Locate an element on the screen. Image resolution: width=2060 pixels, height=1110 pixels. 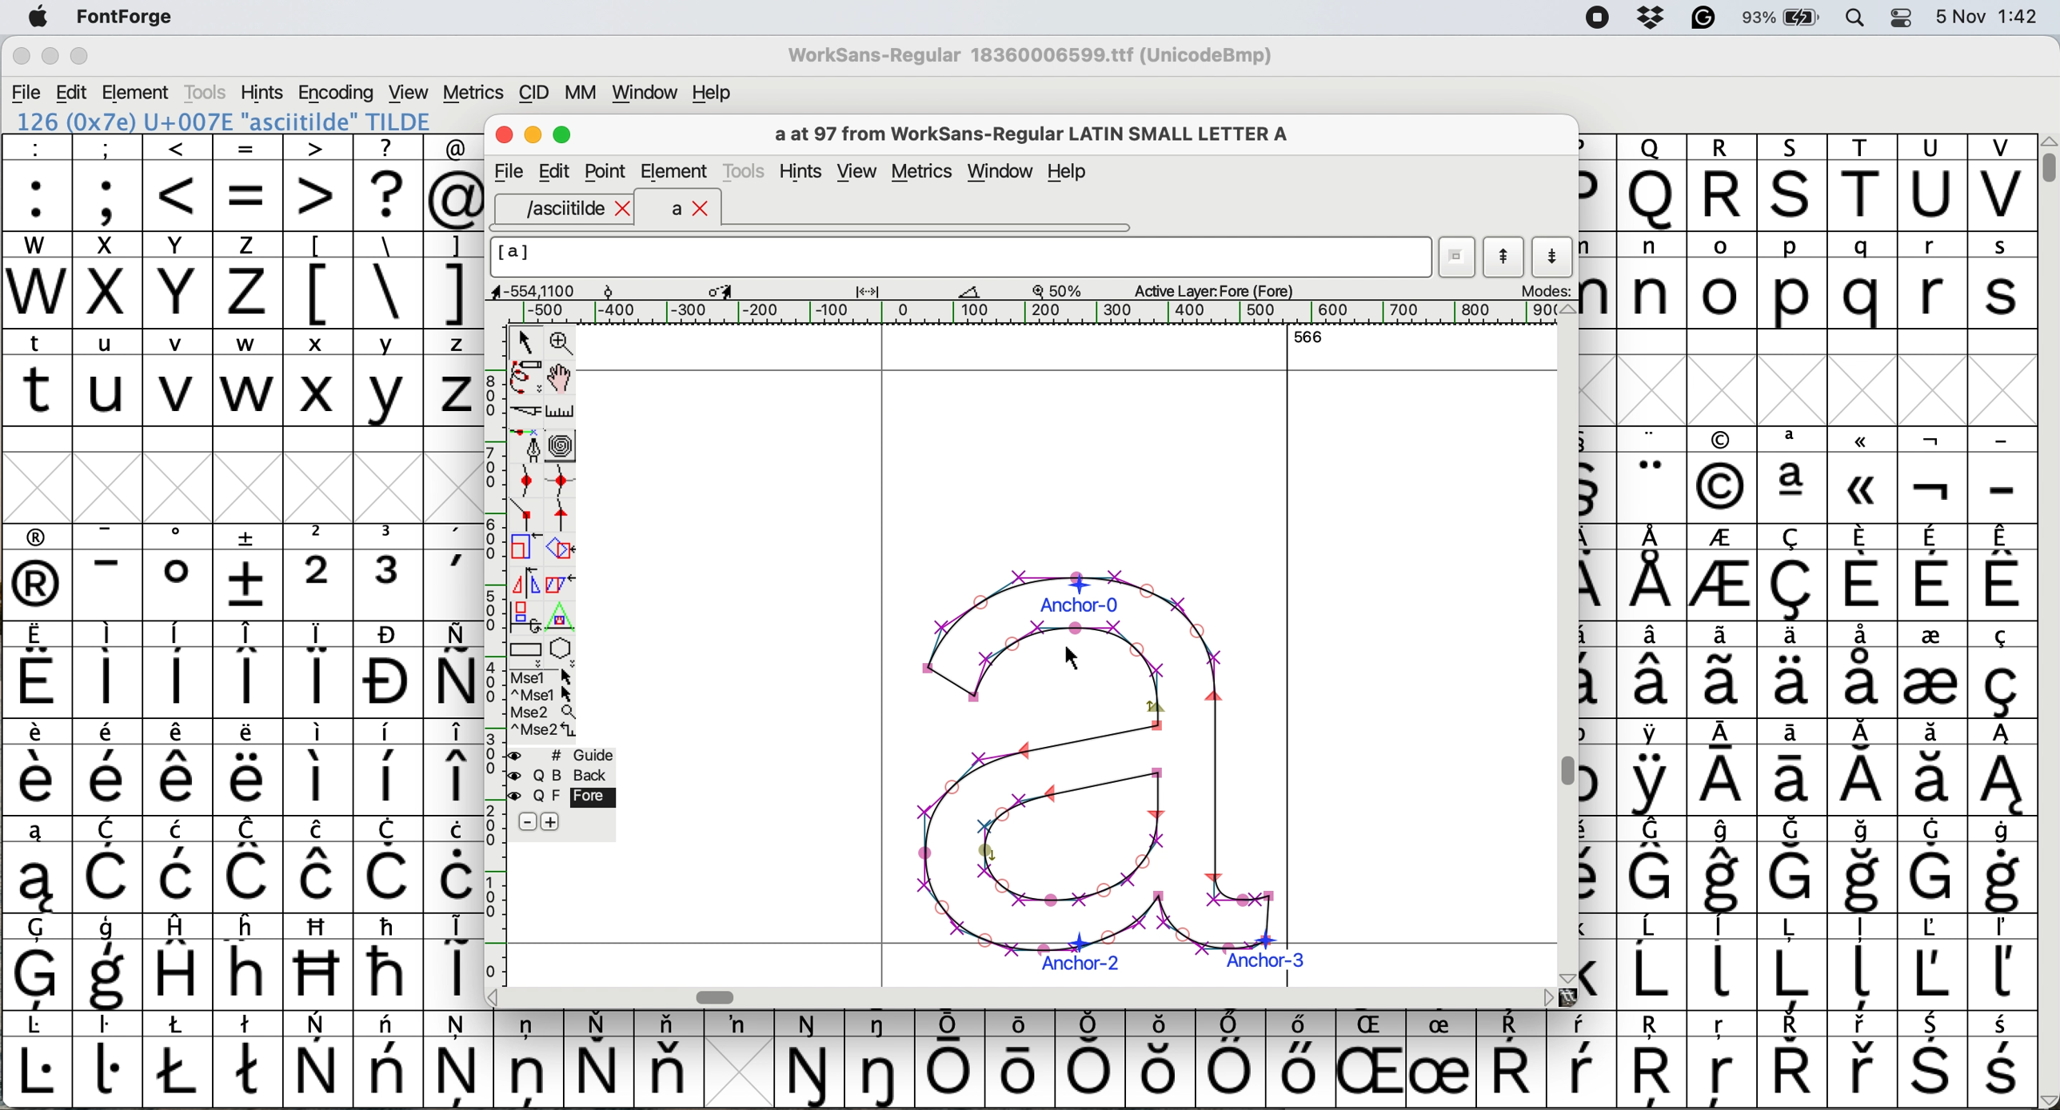
symbol is located at coordinates (1933, 864).